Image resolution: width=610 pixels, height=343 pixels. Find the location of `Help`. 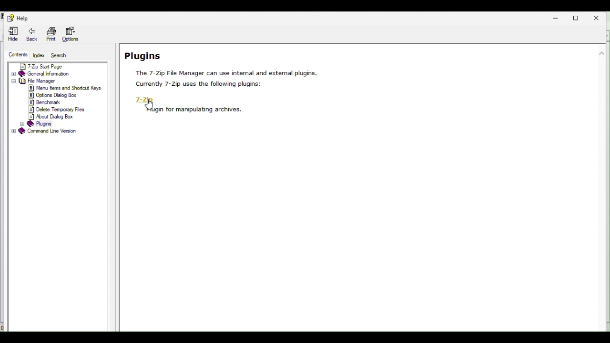

Help is located at coordinates (16, 17).